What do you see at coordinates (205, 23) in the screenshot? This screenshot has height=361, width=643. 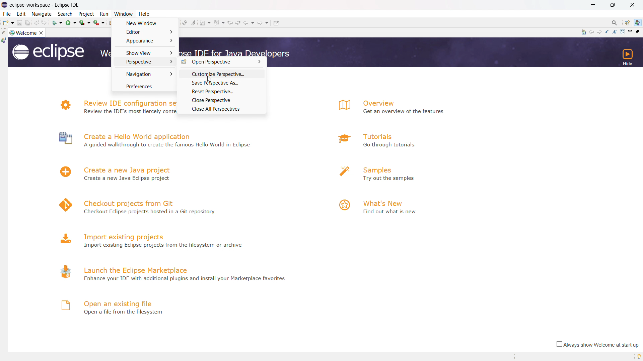 I see `next annotation` at bounding box center [205, 23].